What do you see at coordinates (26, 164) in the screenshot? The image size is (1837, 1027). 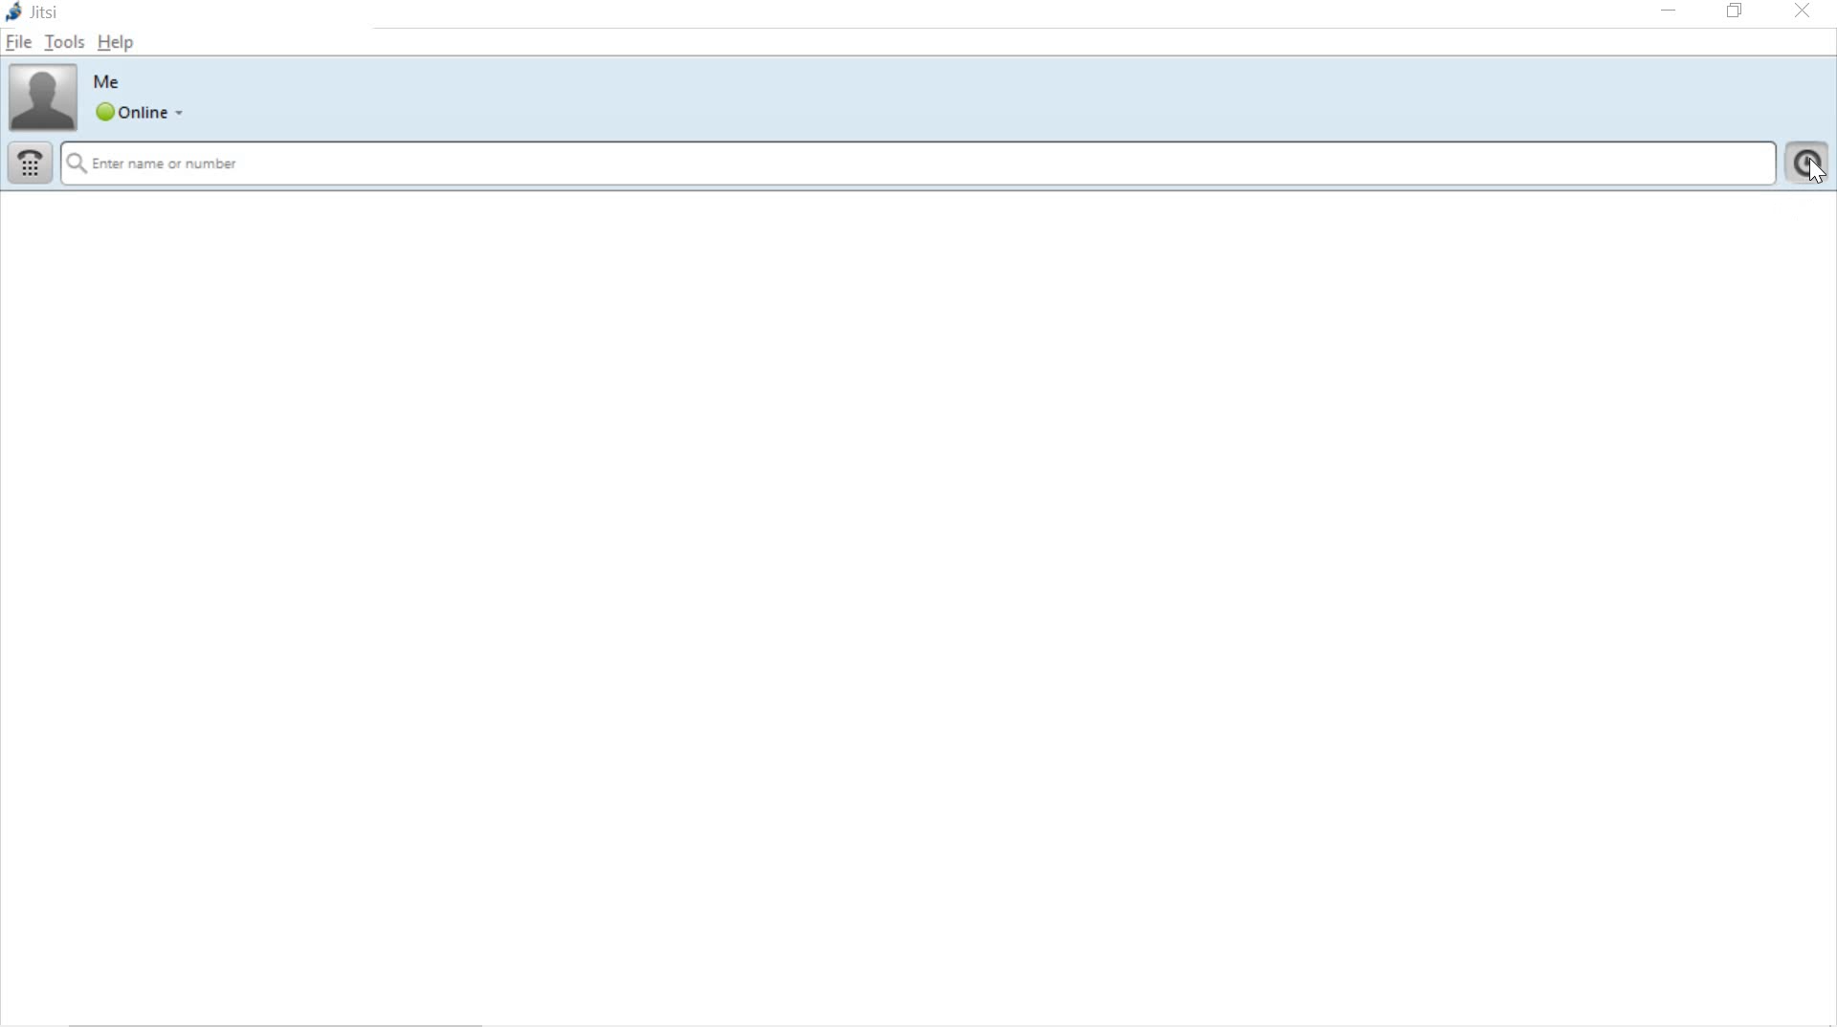 I see `dial pad` at bounding box center [26, 164].